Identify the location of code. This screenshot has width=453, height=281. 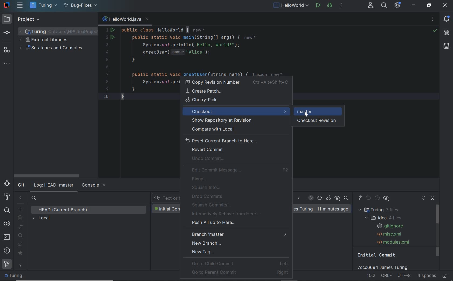
(223, 51).